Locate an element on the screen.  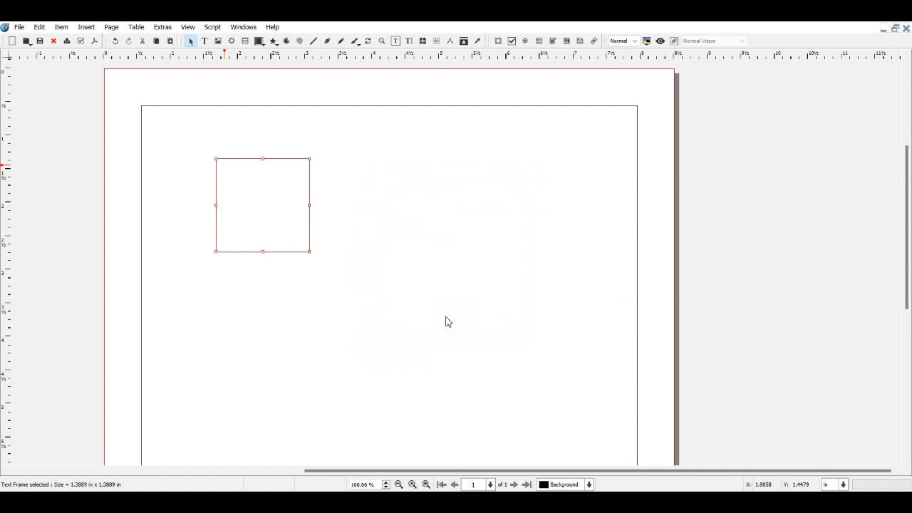
Copy item properties is located at coordinates (464, 42).